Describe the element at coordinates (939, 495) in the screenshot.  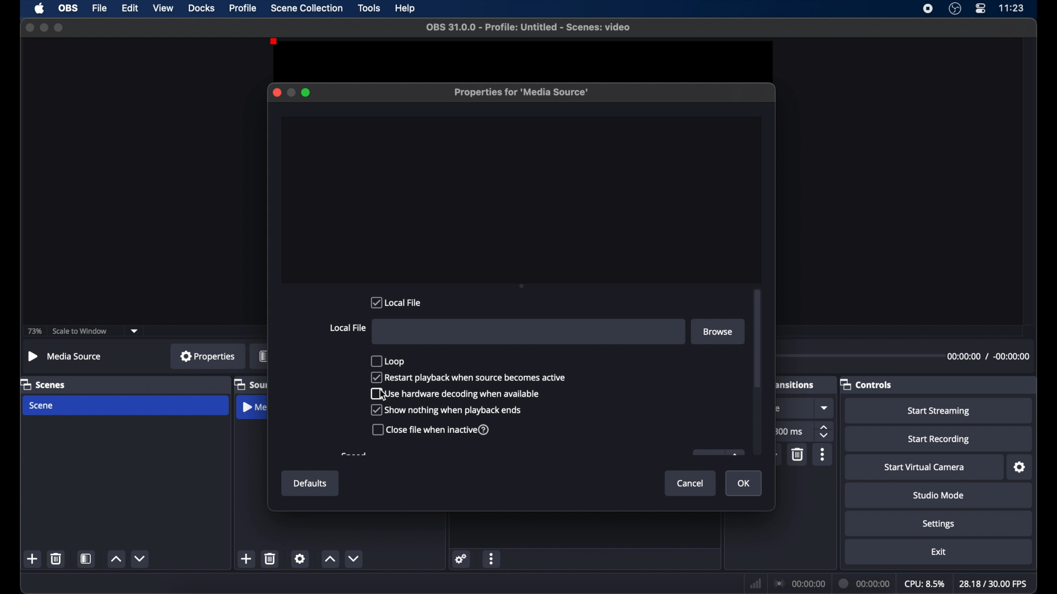
I see `studio  mode` at that location.